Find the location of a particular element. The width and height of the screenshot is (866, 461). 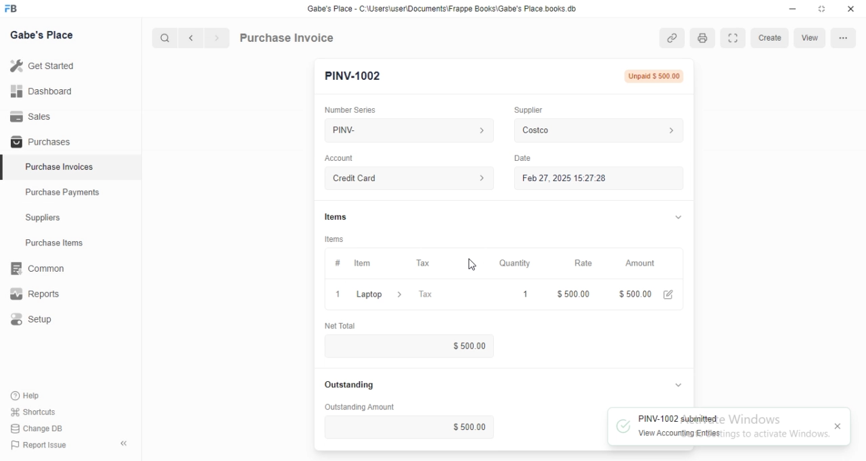

Close is located at coordinates (338, 294).